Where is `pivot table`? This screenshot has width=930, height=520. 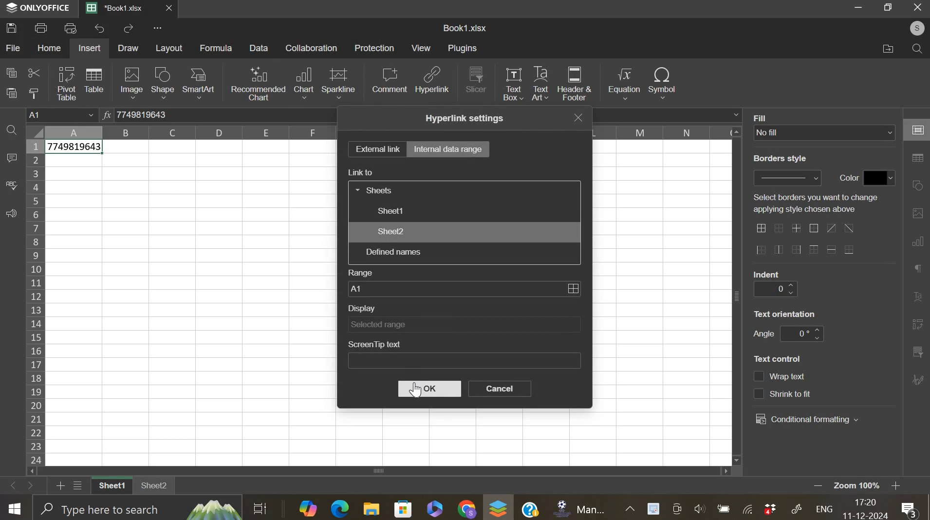 pivot table is located at coordinates (67, 84).